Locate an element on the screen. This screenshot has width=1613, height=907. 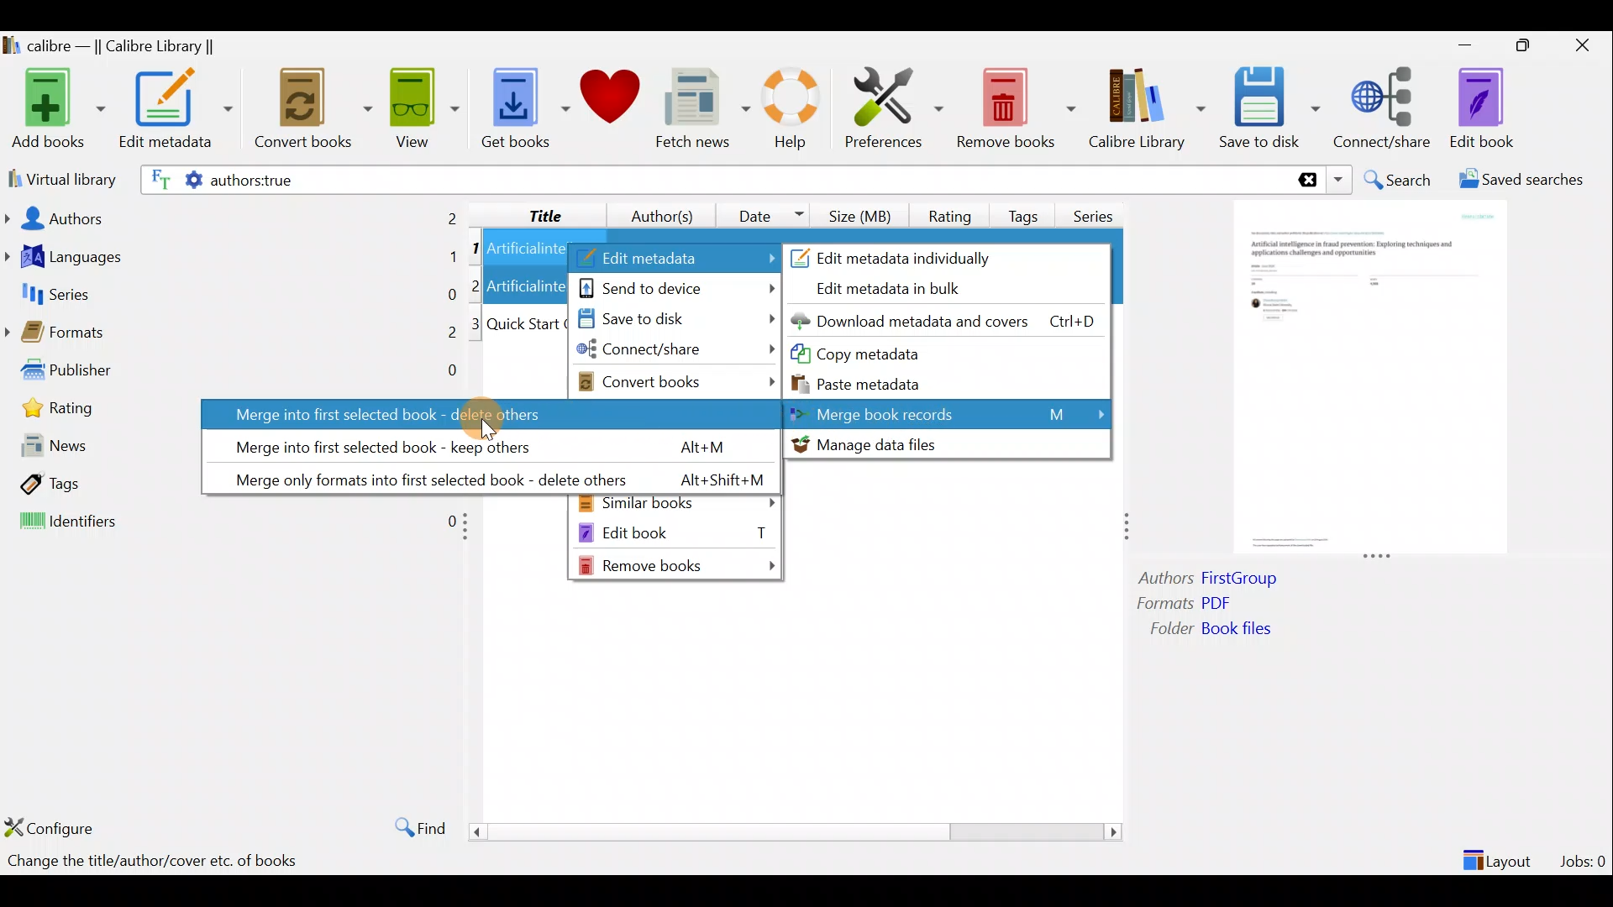
Fetch news is located at coordinates (699, 113).